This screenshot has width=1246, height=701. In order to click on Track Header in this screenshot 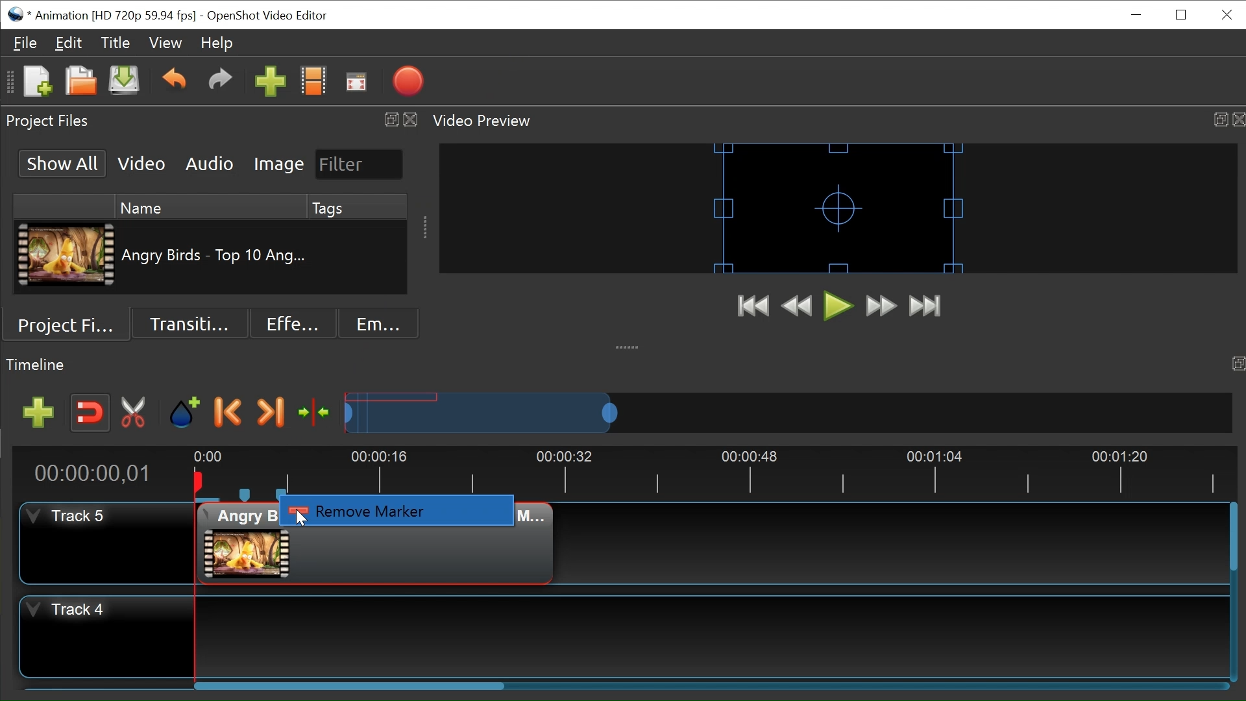, I will do `click(106, 635)`.